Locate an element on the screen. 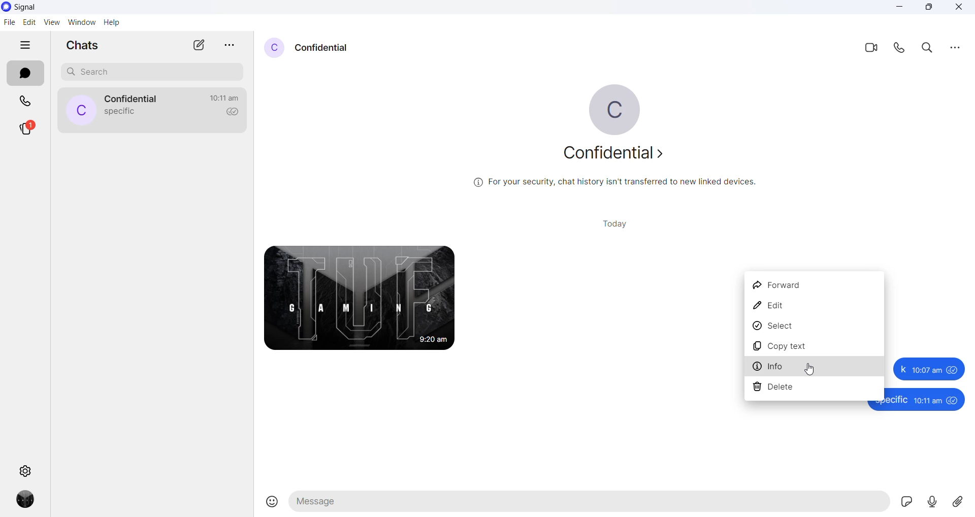 Image resolution: width=975 pixels, height=517 pixels. select is located at coordinates (812, 329).